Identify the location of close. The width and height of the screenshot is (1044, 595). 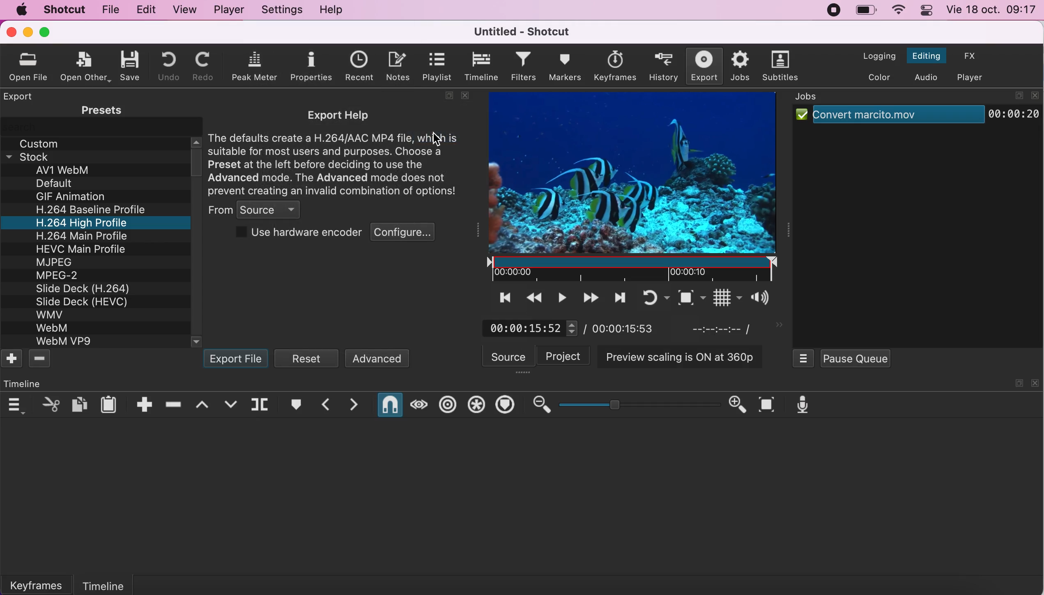
(1035, 383).